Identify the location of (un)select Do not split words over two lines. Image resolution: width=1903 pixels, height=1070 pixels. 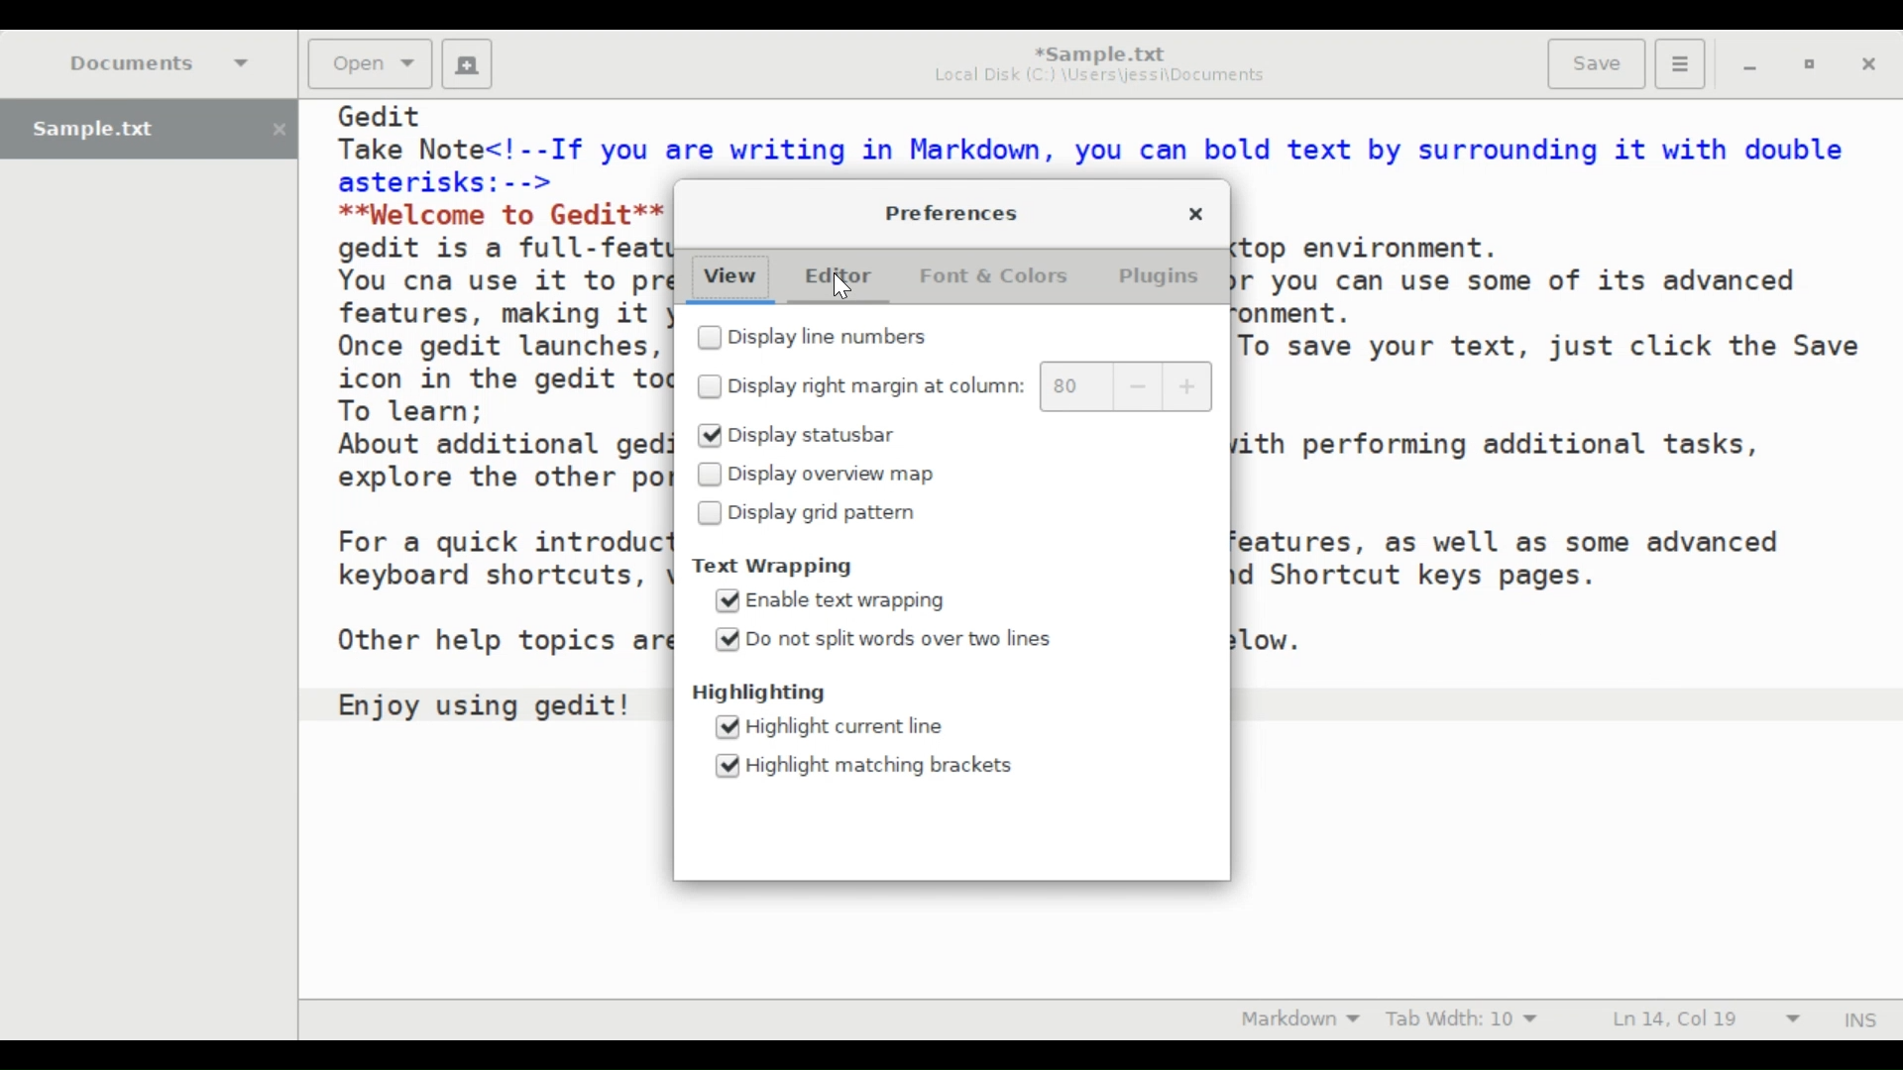
(887, 639).